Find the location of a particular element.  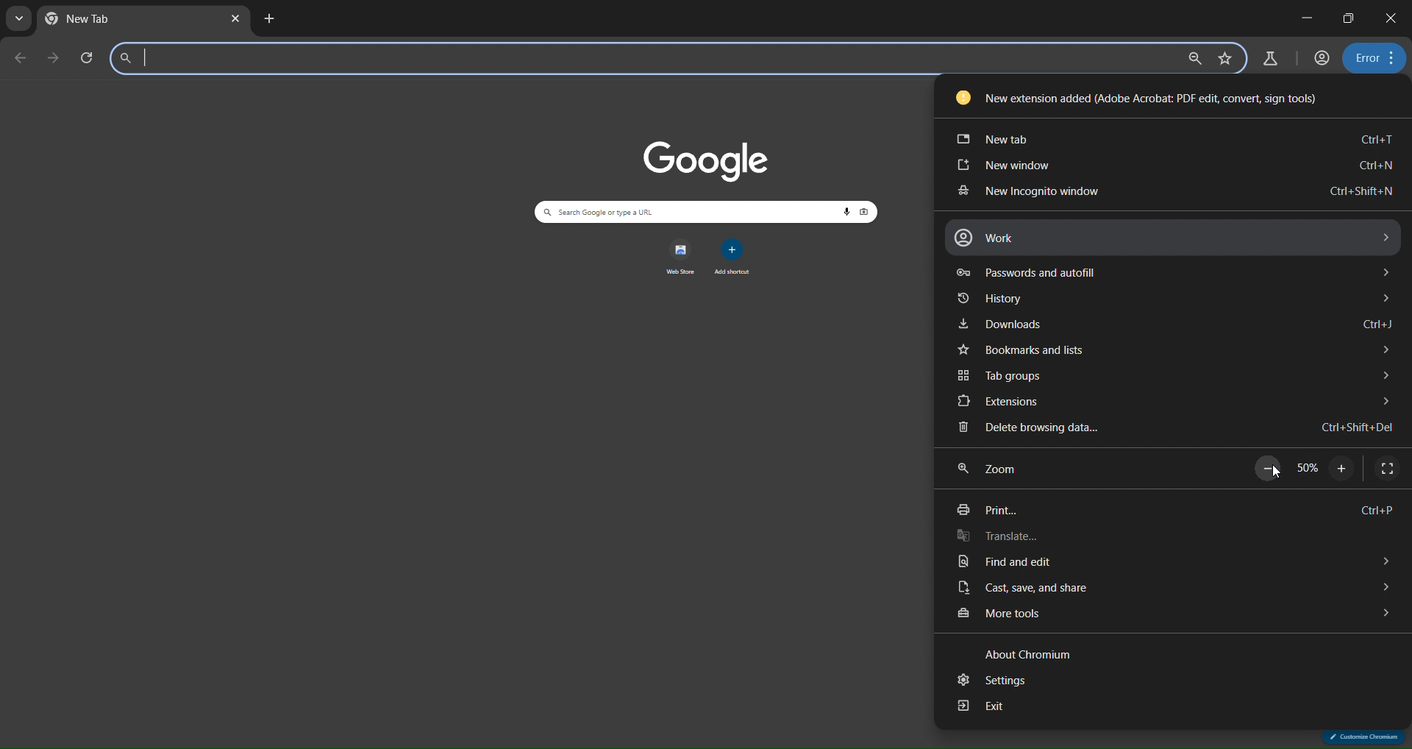

new incognito window is located at coordinates (1177, 191).